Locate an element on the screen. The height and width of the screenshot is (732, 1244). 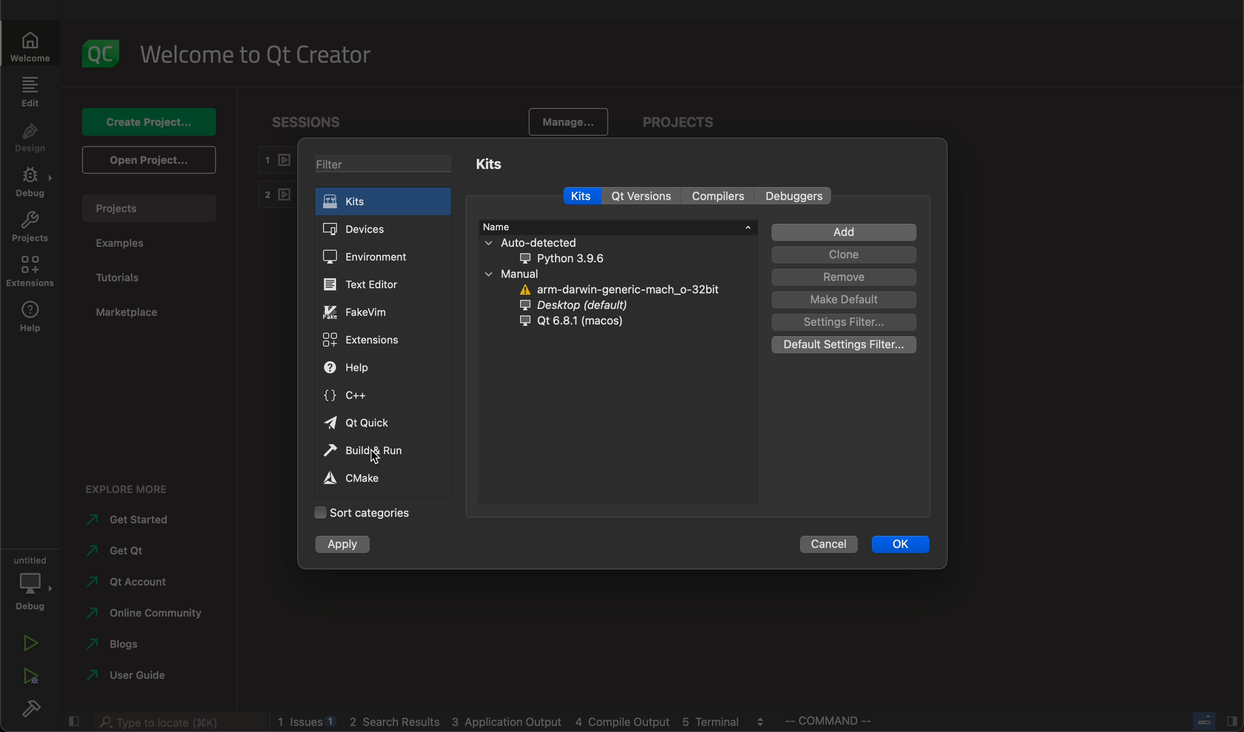
quick is located at coordinates (370, 422).